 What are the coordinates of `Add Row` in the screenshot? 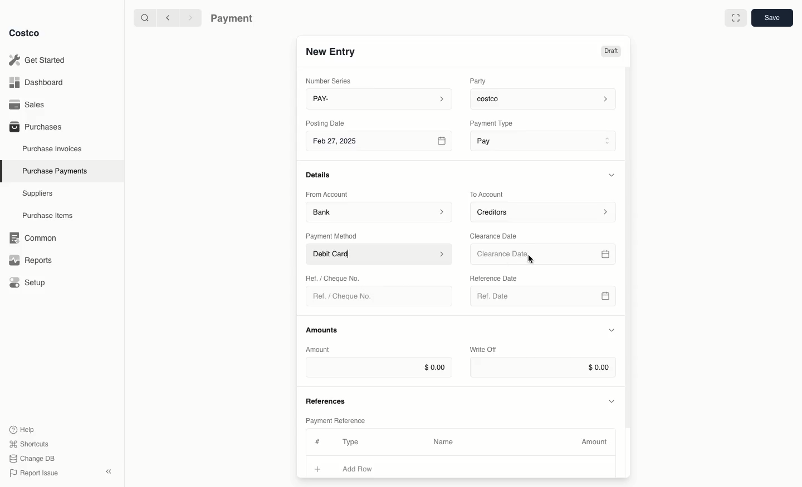 It's located at (365, 469).